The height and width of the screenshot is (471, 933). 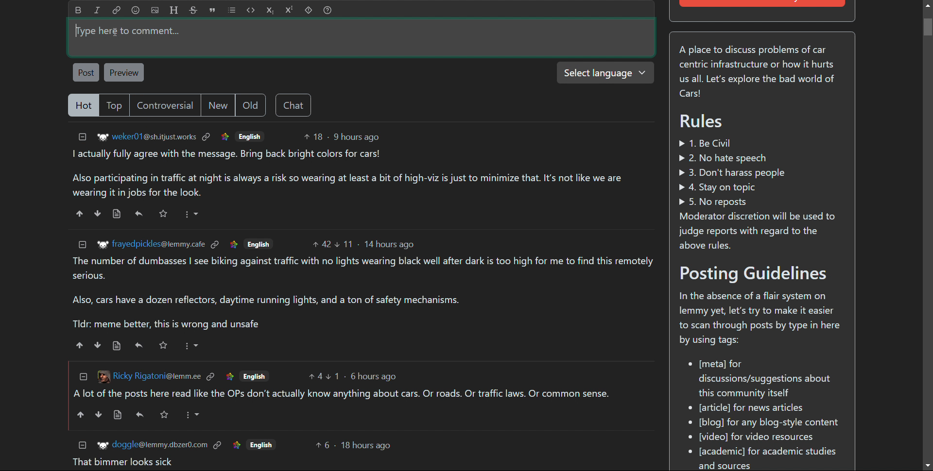 I want to click on [3 Ricky Rigatoni@lemm.ee, so click(x=147, y=375).